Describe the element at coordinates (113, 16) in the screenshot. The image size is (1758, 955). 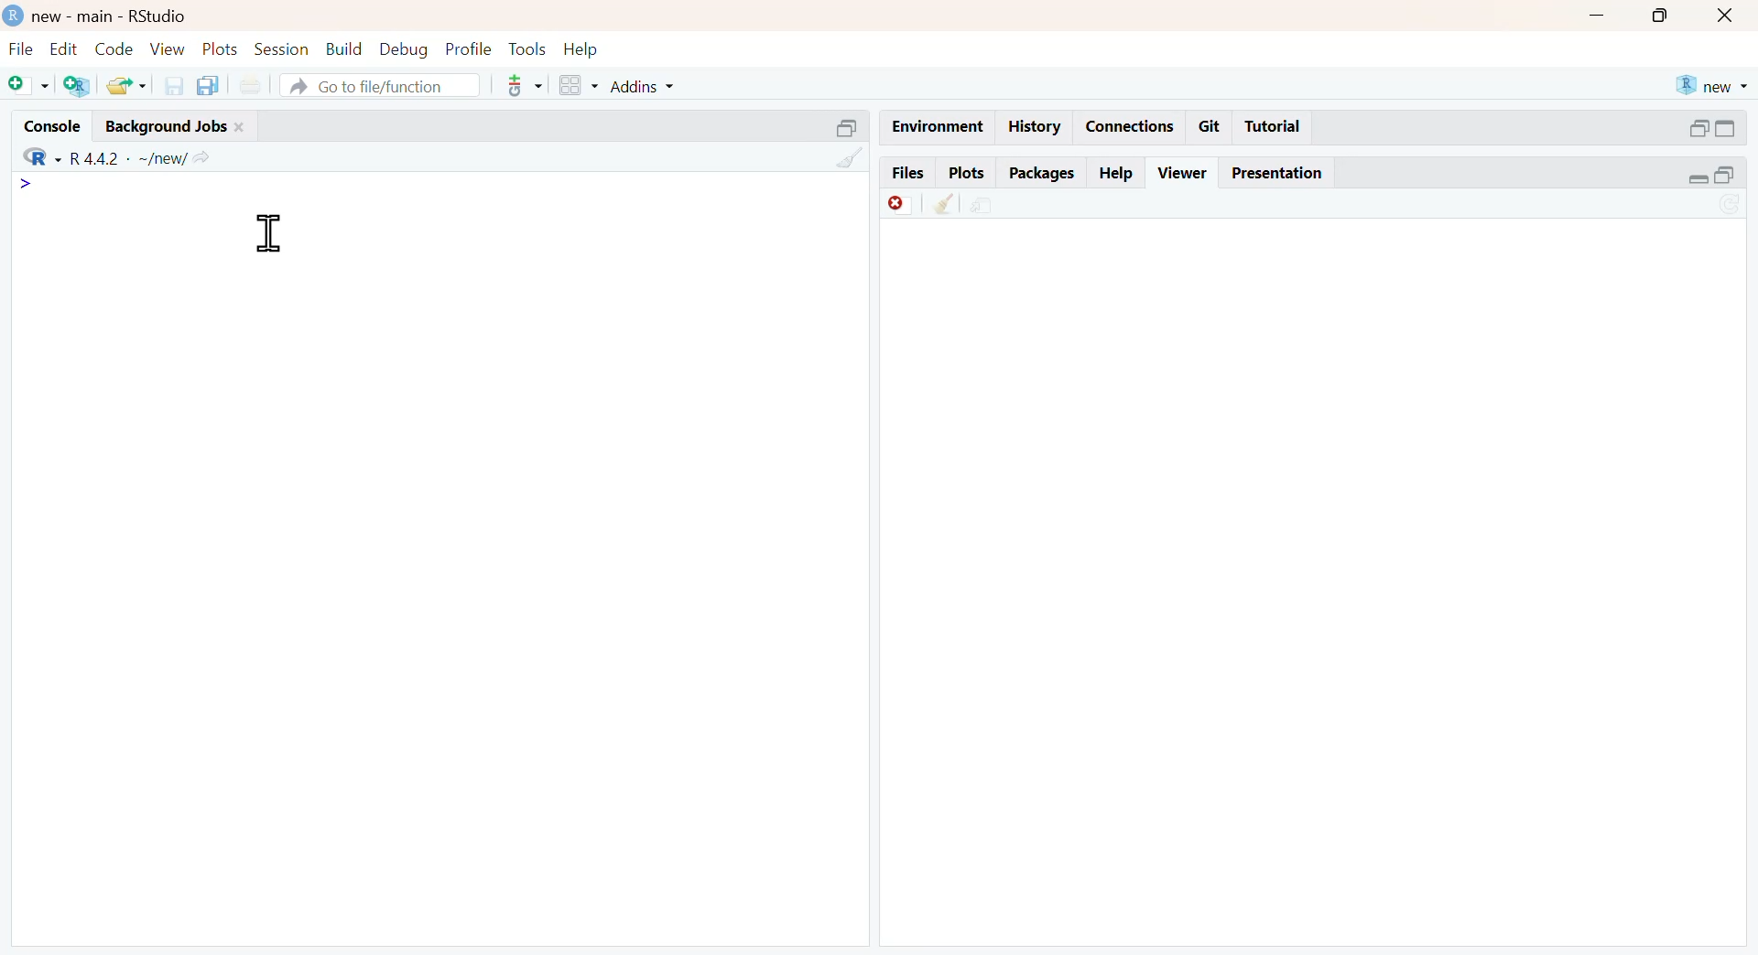
I see `new - main - RStudio` at that location.